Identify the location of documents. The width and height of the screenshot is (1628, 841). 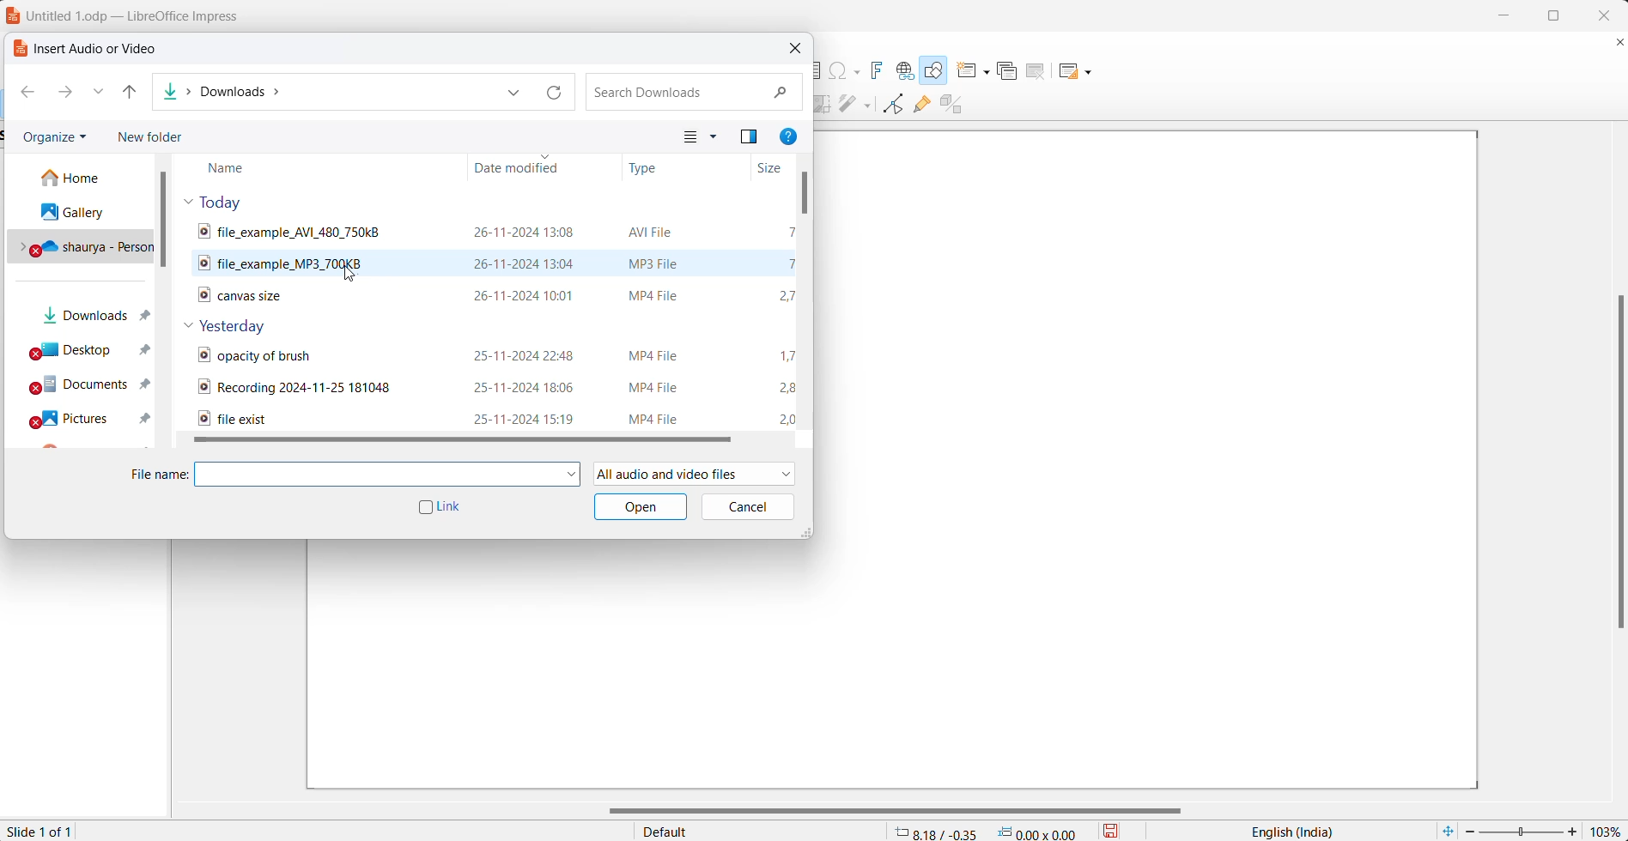
(91, 385).